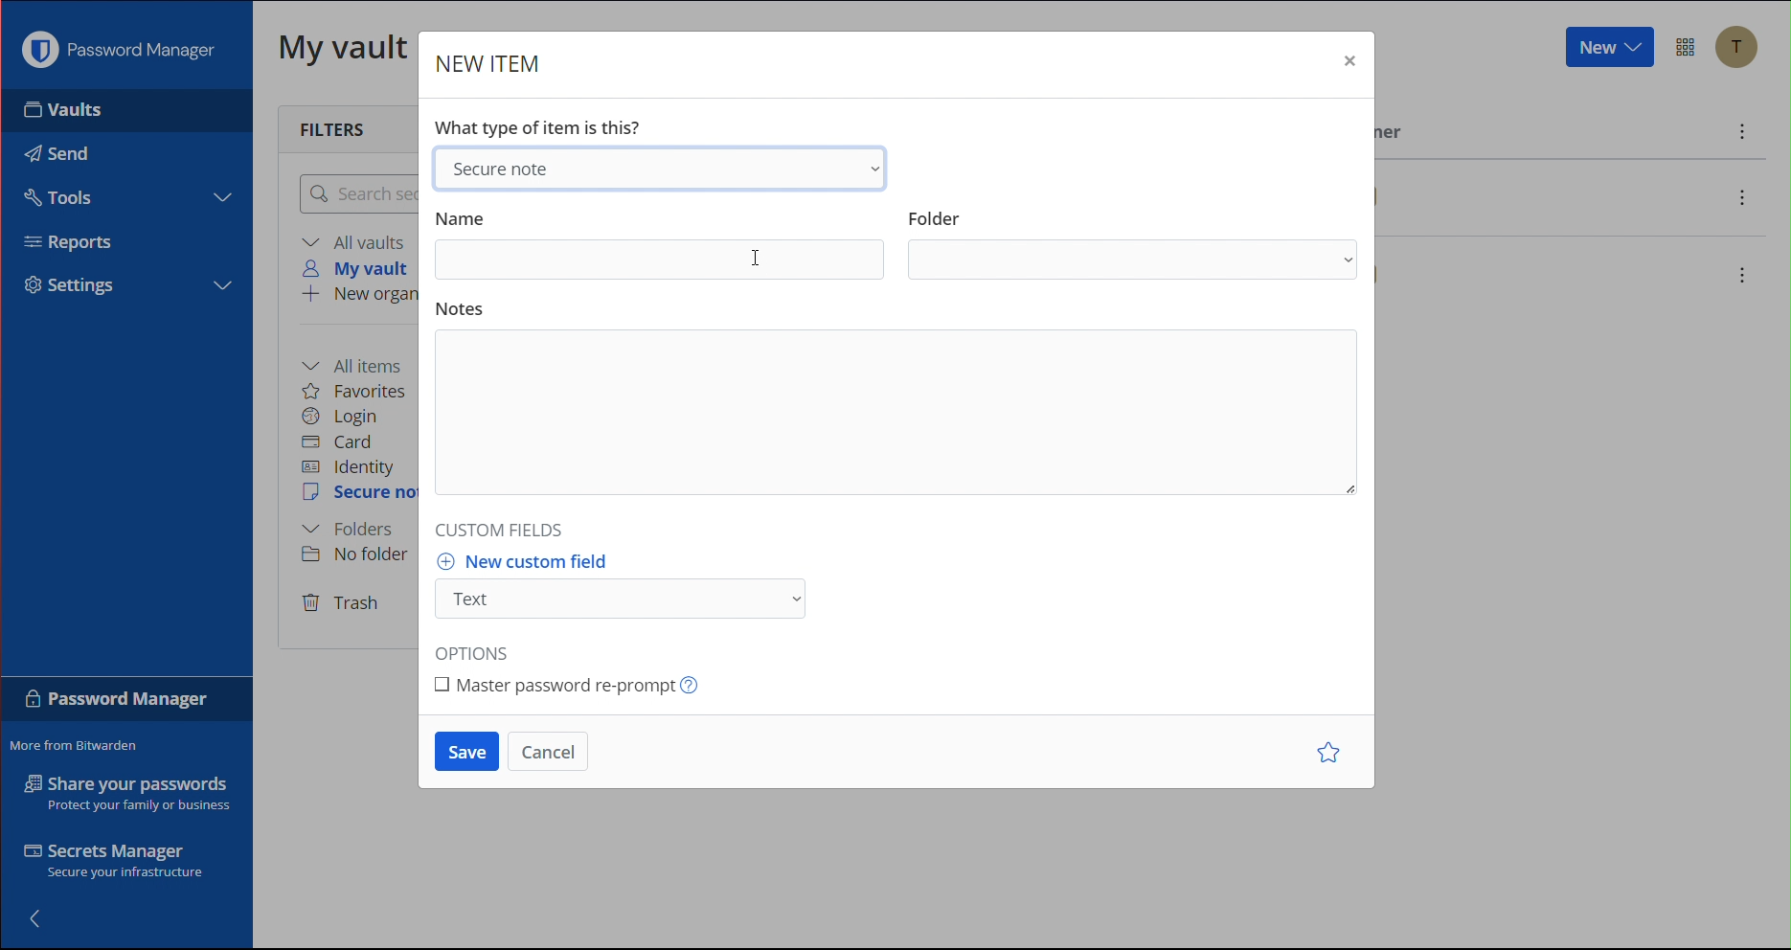 The image size is (1791, 950). What do you see at coordinates (345, 53) in the screenshot?
I see `My vault` at bounding box center [345, 53].